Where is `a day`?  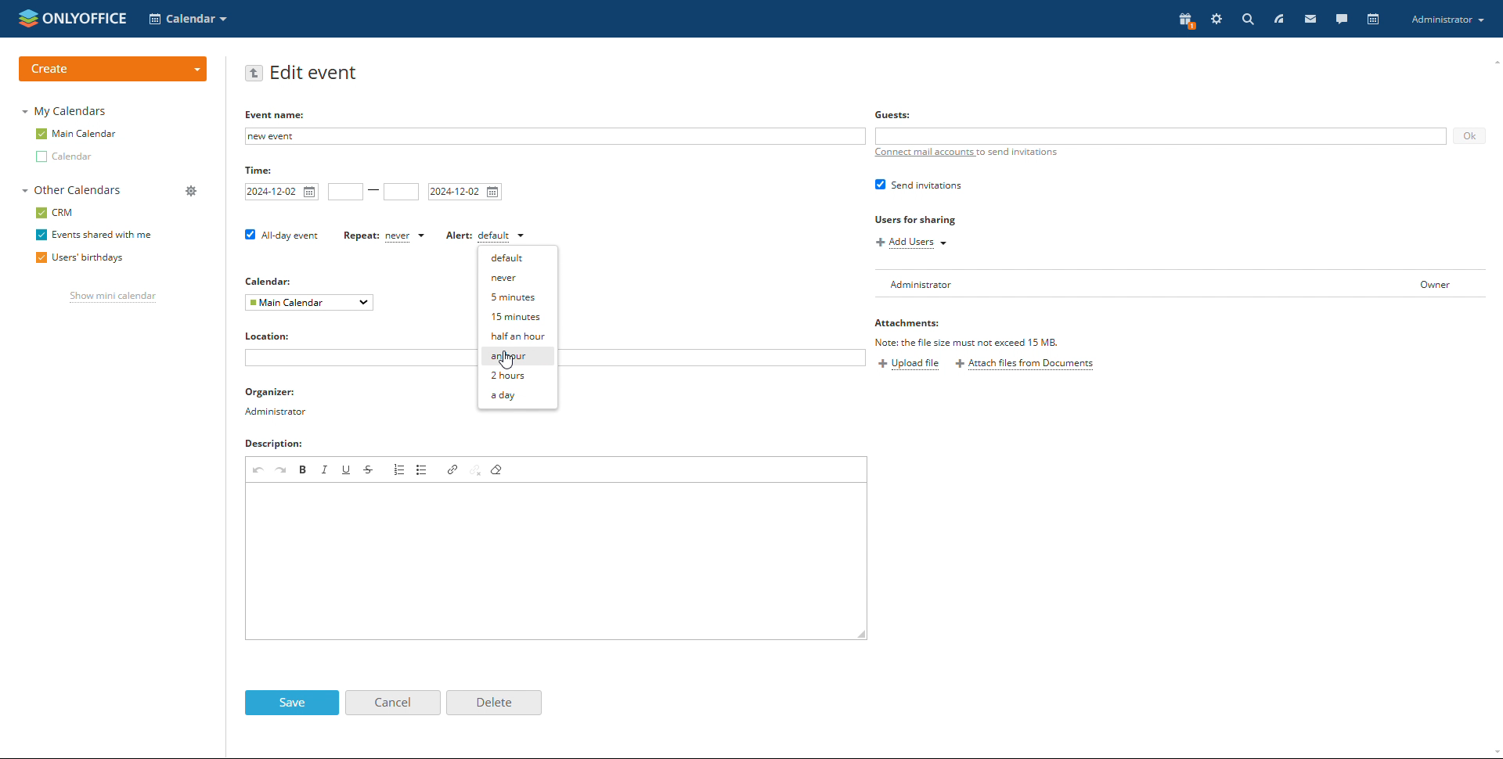
a day is located at coordinates (517, 397).